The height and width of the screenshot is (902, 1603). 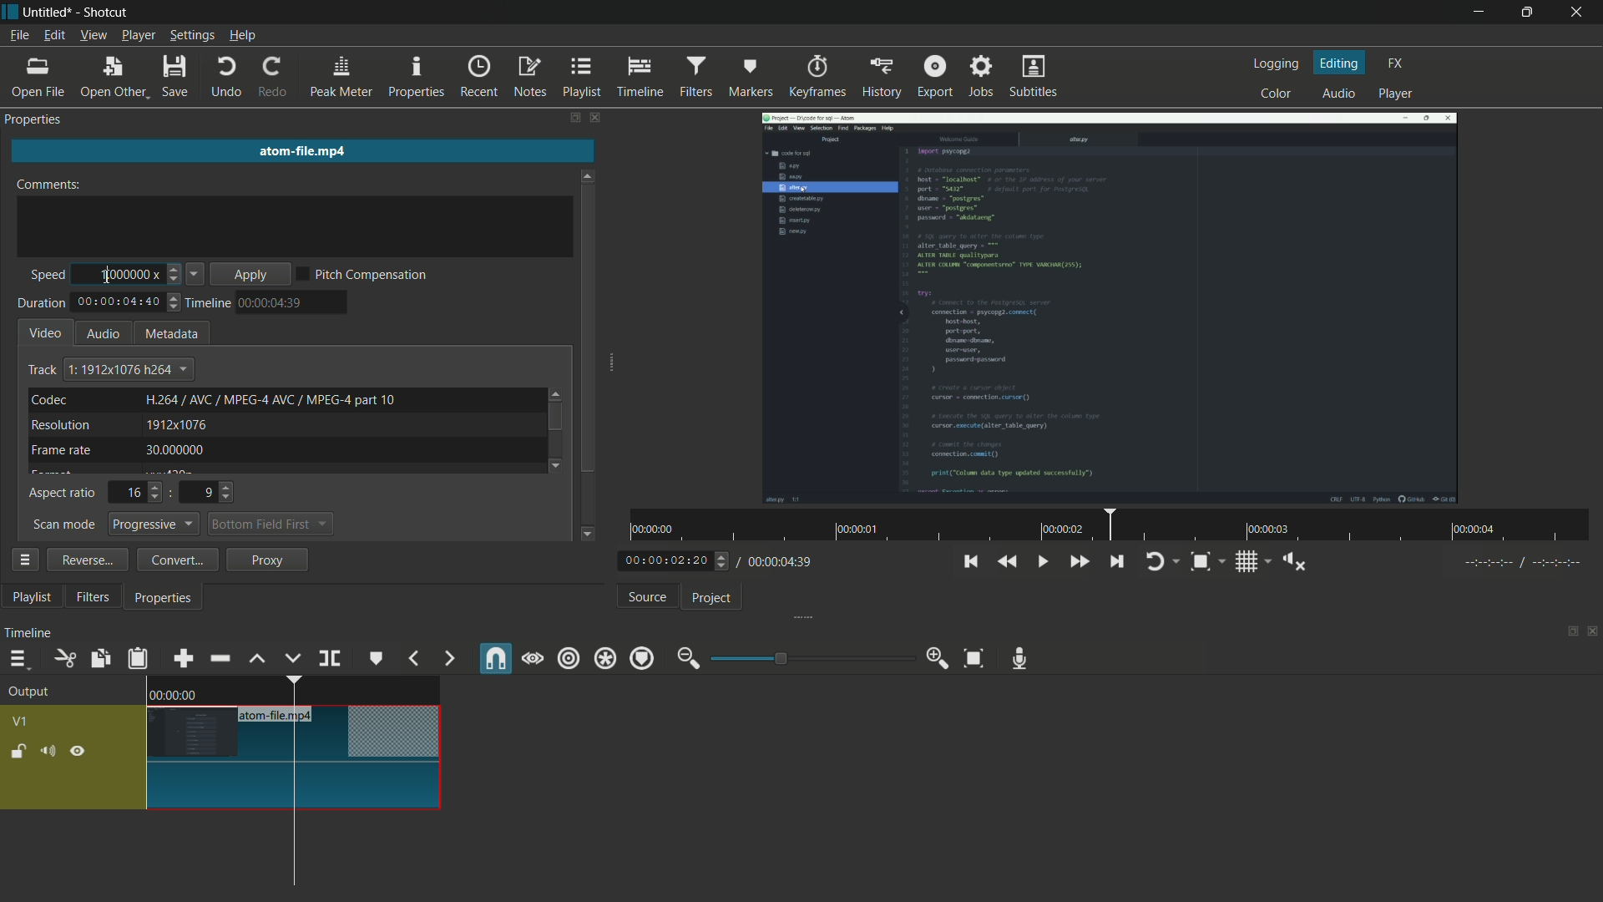 What do you see at coordinates (818, 75) in the screenshot?
I see `keyframes` at bounding box center [818, 75].